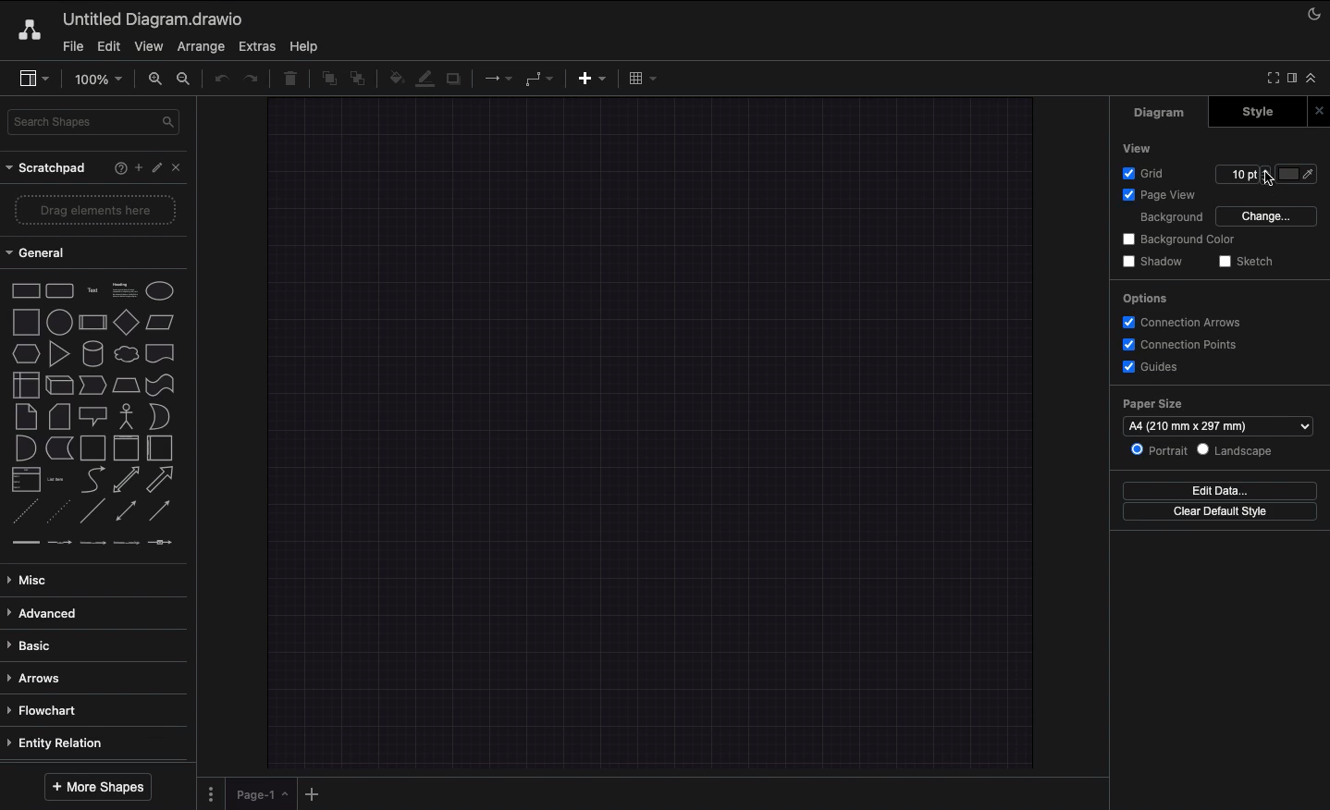 The image size is (1330, 810). Describe the element at coordinates (108, 47) in the screenshot. I see `Edit` at that location.